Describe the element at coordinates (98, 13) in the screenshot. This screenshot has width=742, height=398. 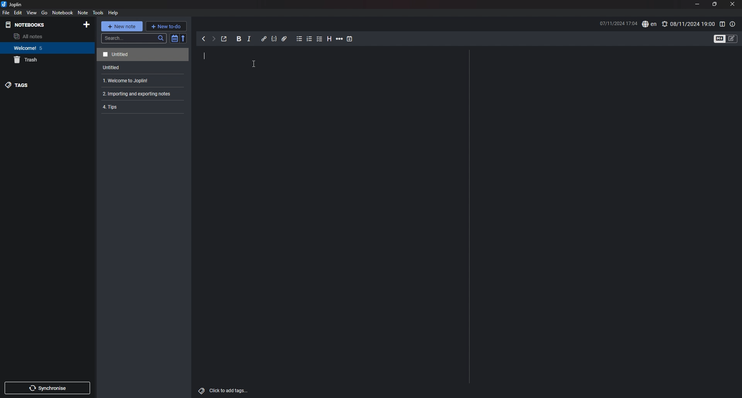
I see `tools` at that location.